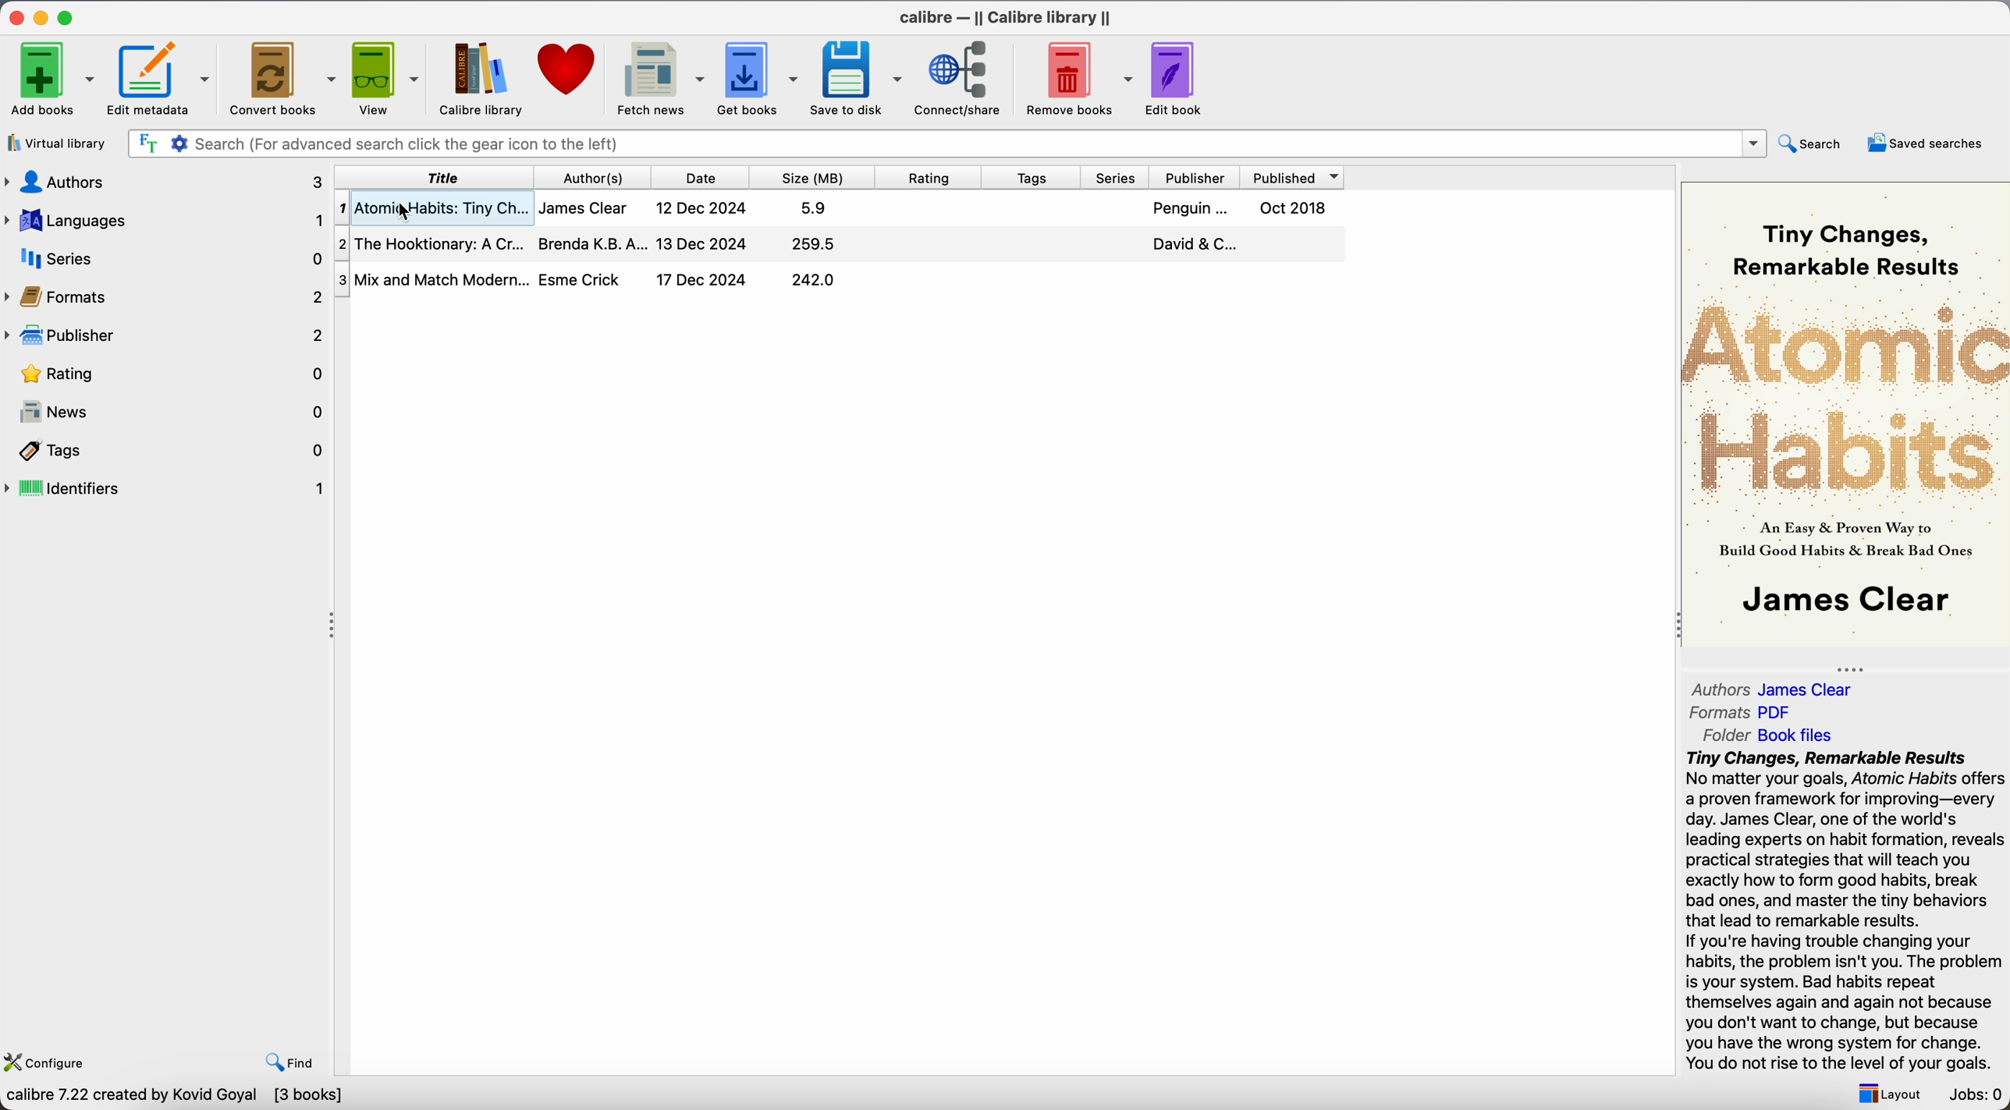  I want to click on Convert books, so click(281, 77).